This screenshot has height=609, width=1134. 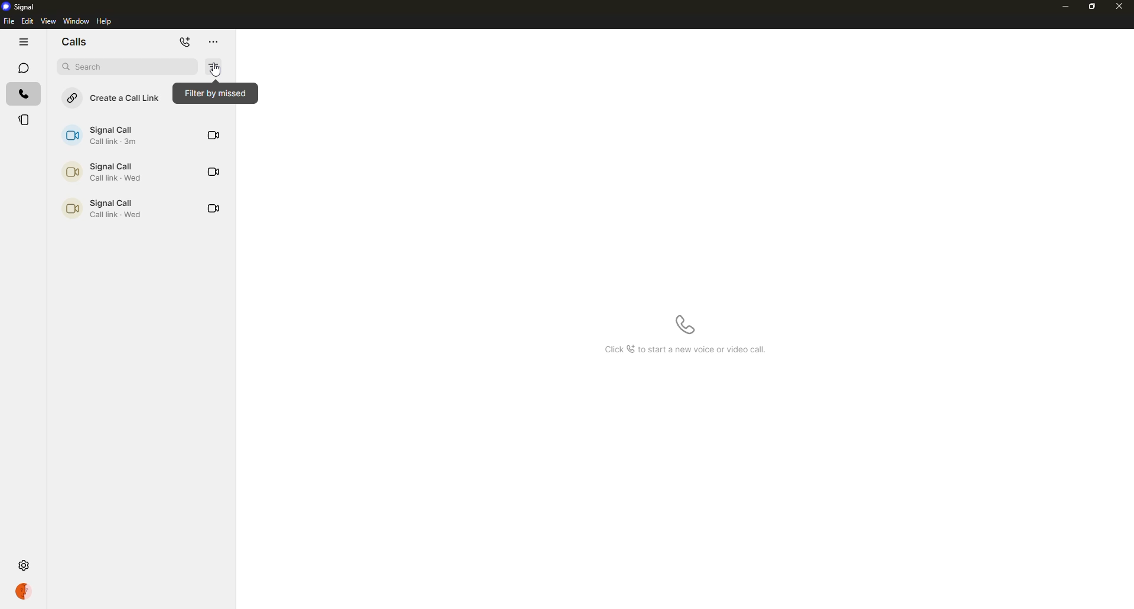 What do you see at coordinates (107, 135) in the screenshot?
I see `call link` at bounding box center [107, 135].